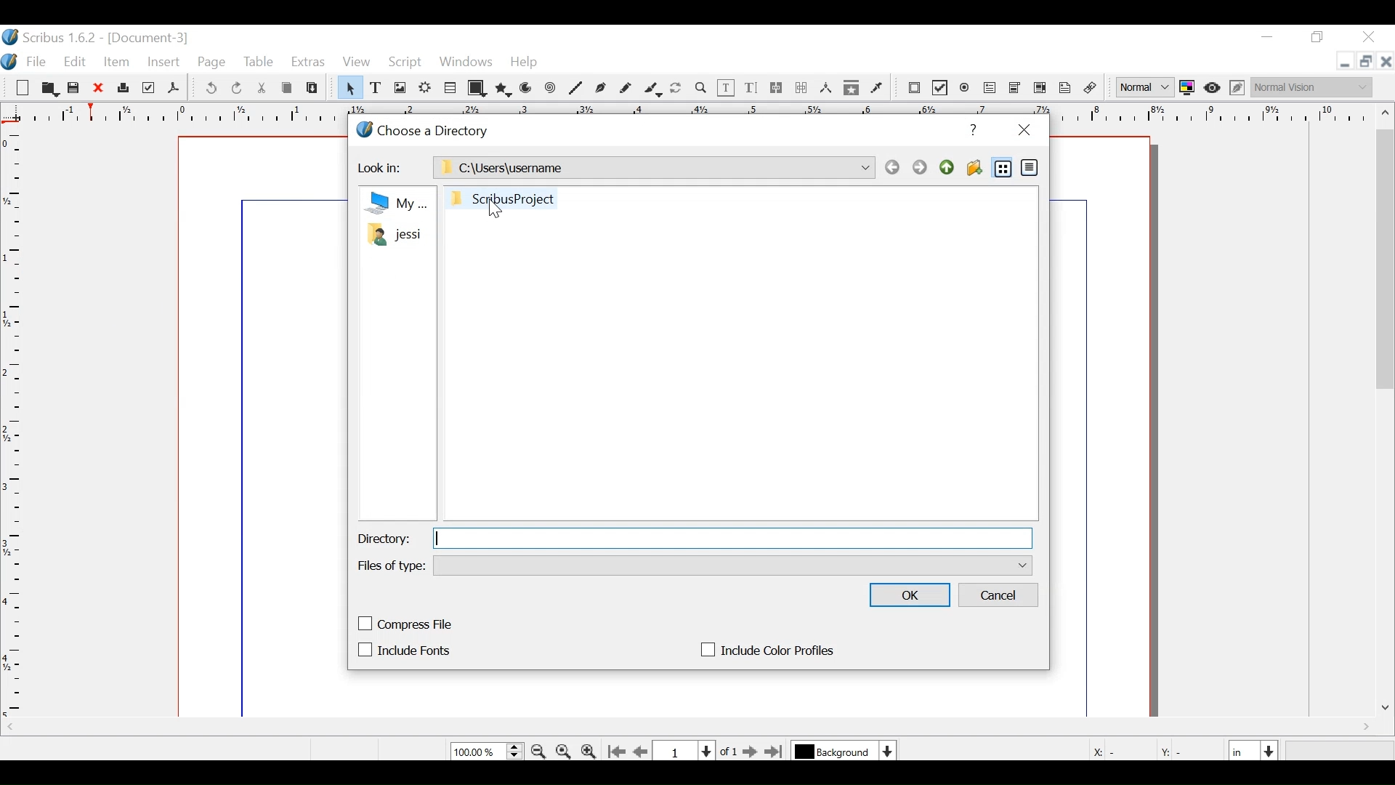 This screenshot has width=1395, height=785. Describe the element at coordinates (1269, 749) in the screenshot. I see `` at that location.